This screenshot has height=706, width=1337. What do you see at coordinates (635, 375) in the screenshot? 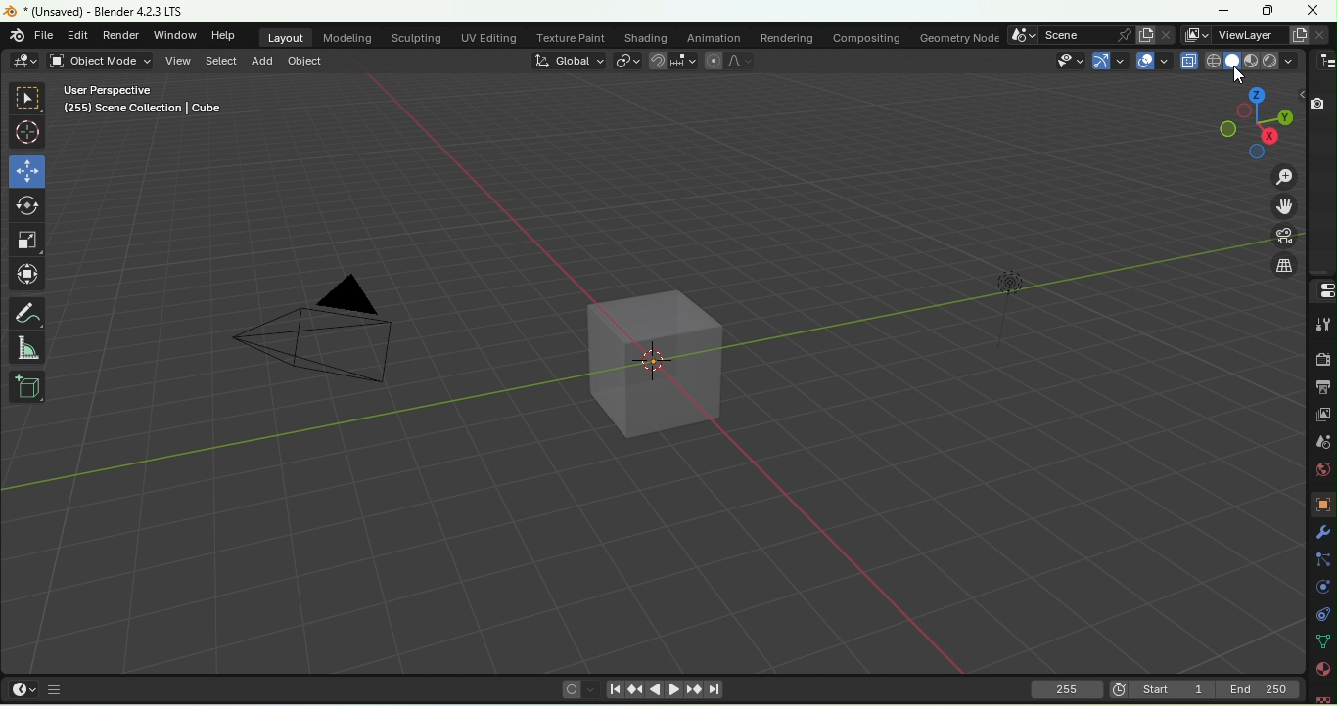
I see `Workspace` at bounding box center [635, 375].